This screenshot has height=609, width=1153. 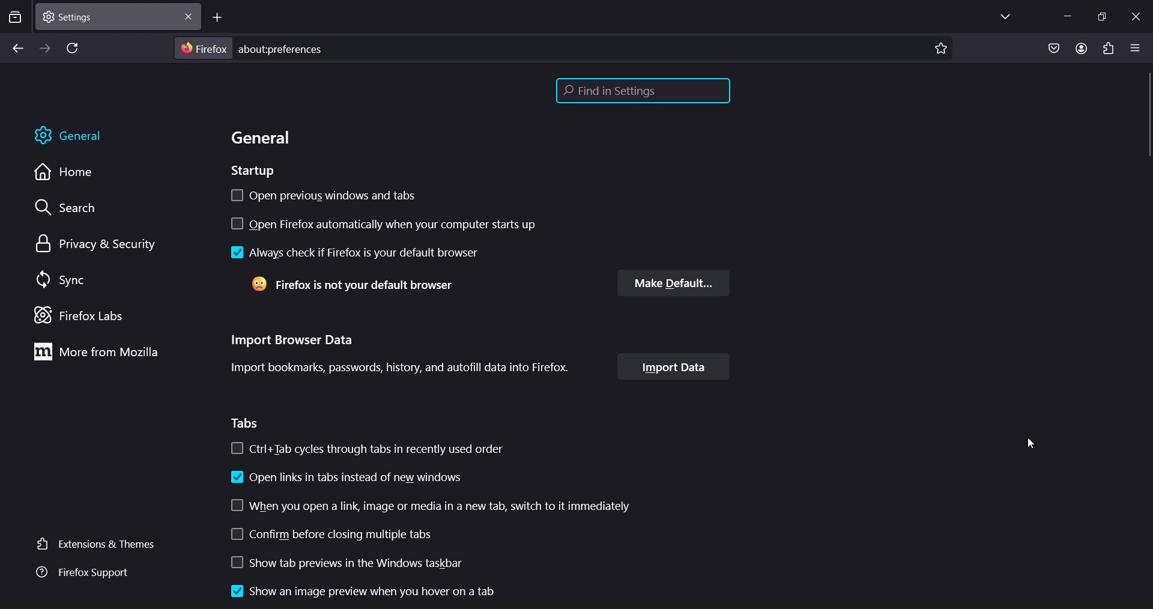 What do you see at coordinates (945, 47) in the screenshot?
I see `bookmark page` at bounding box center [945, 47].